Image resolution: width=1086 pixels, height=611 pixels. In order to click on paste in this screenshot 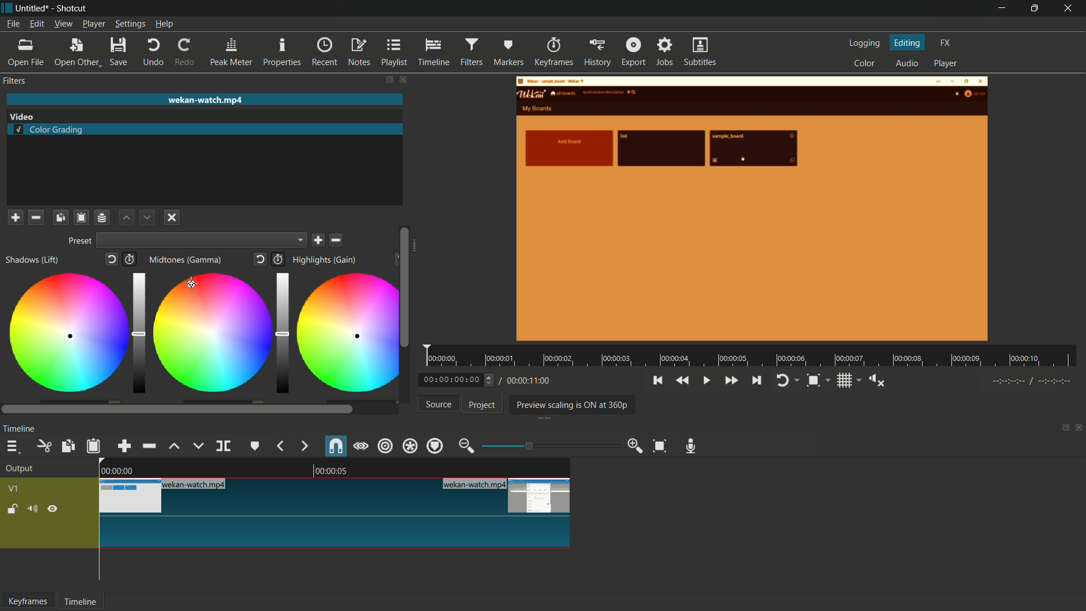, I will do `click(94, 447)`.